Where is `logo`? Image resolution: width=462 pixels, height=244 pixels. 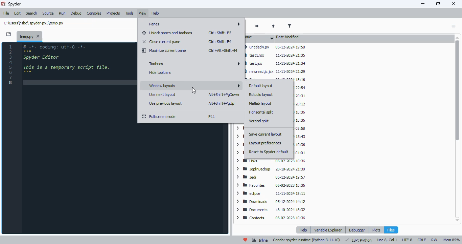
logo is located at coordinates (3, 4).